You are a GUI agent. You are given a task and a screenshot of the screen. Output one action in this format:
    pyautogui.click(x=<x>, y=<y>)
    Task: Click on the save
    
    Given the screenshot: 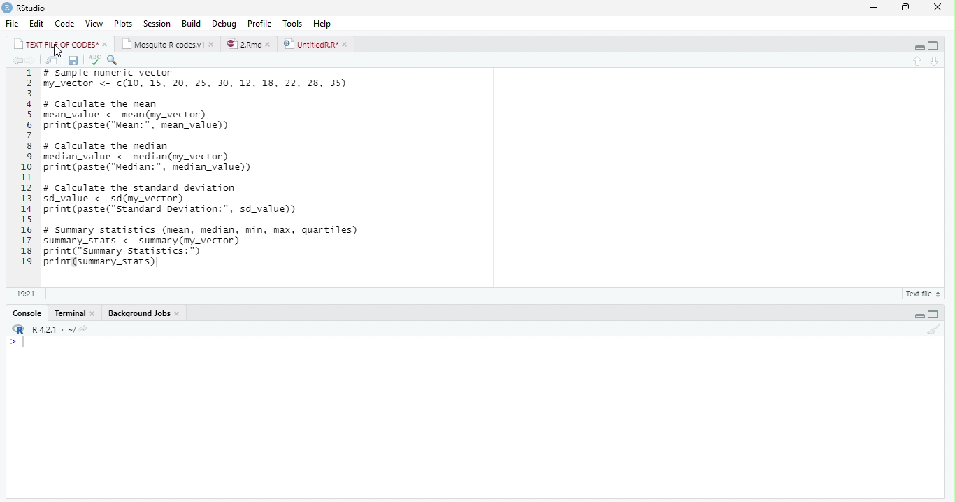 What is the action you would take?
    pyautogui.click(x=74, y=61)
    